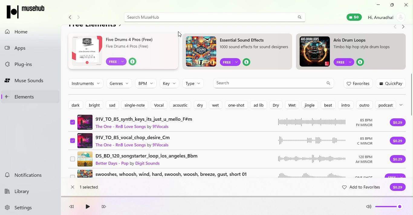 This screenshot has height=215, width=413. What do you see at coordinates (377, 5) in the screenshot?
I see `Minimize` at bounding box center [377, 5].